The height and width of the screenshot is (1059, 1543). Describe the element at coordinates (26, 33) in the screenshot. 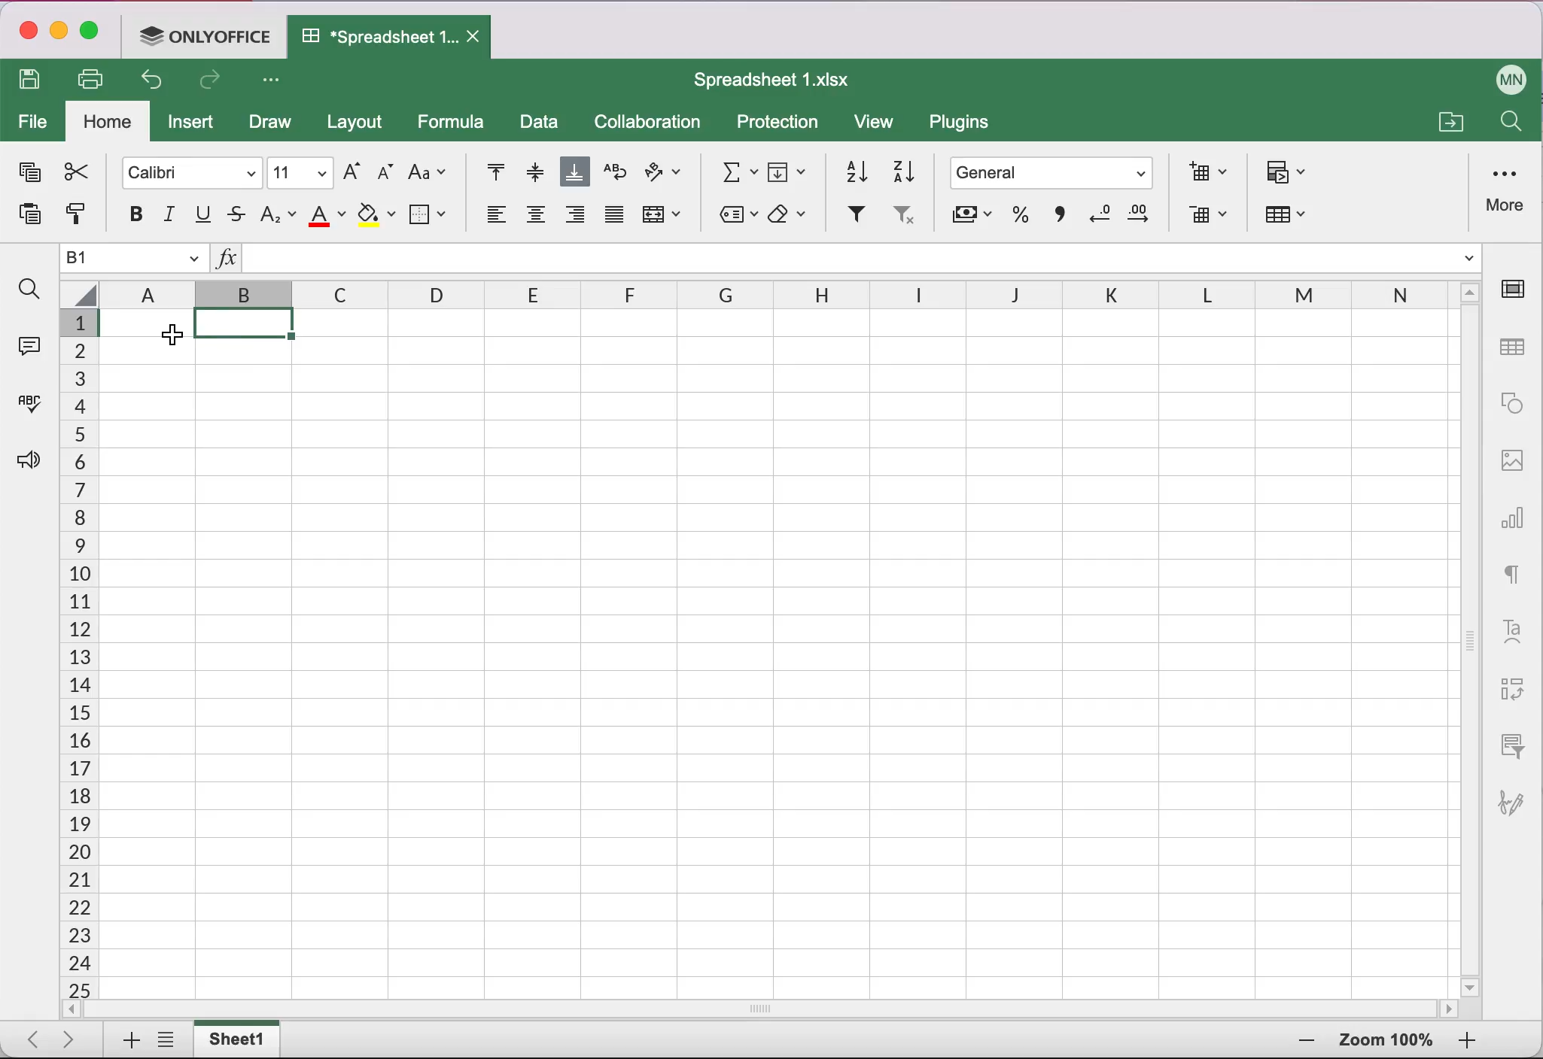

I see `close` at that location.